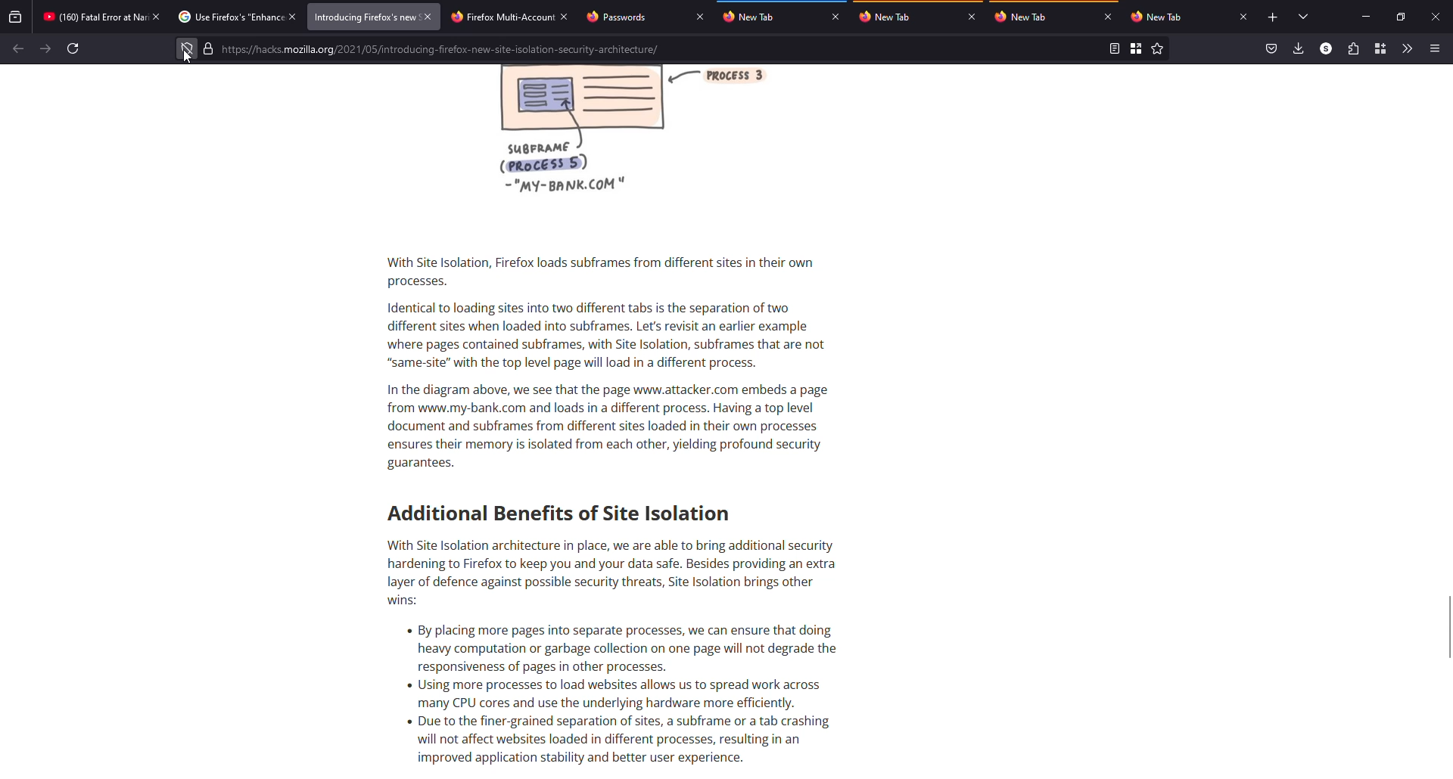 The width and height of the screenshot is (1453, 779). What do you see at coordinates (1270, 48) in the screenshot?
I see `save to packet` at bounding box center [1270, 48].